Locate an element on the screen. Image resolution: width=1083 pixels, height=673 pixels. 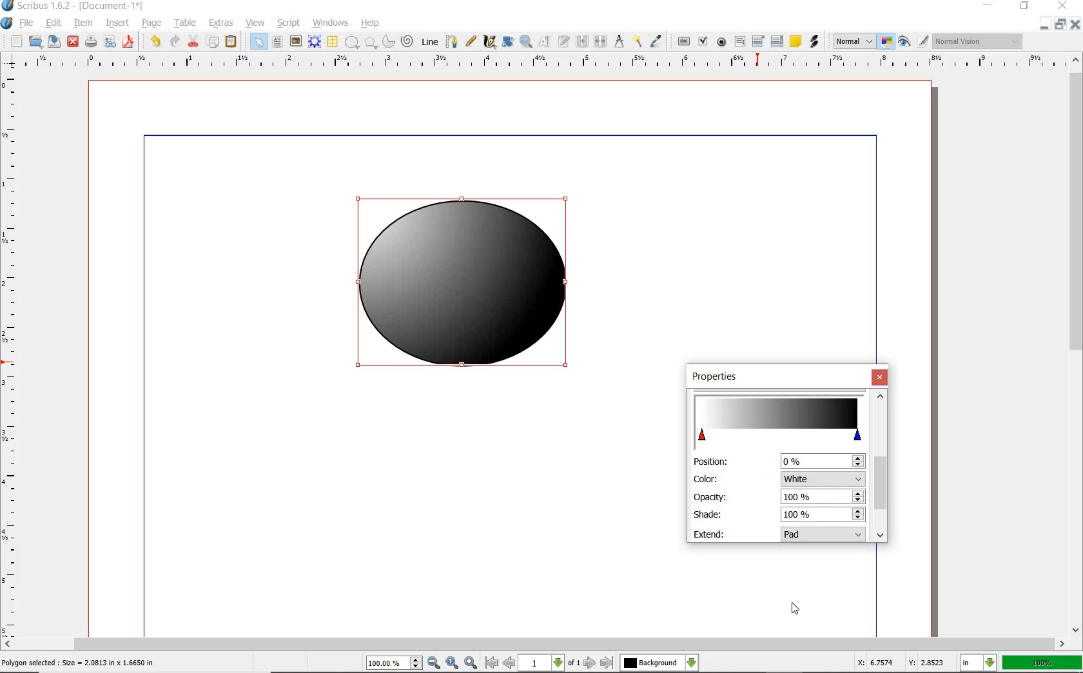
POLYGON is located at coordinates (371, 43).